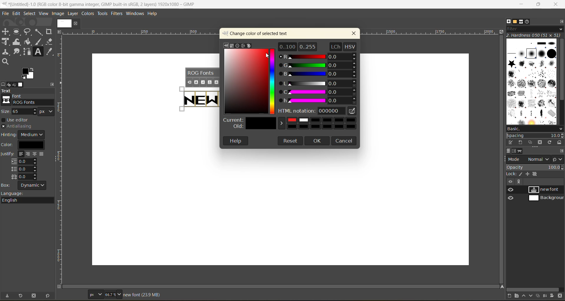 Image resolution: width=565 pixels, height=301 pixels. I want to click on hinting, so click(24, 135).